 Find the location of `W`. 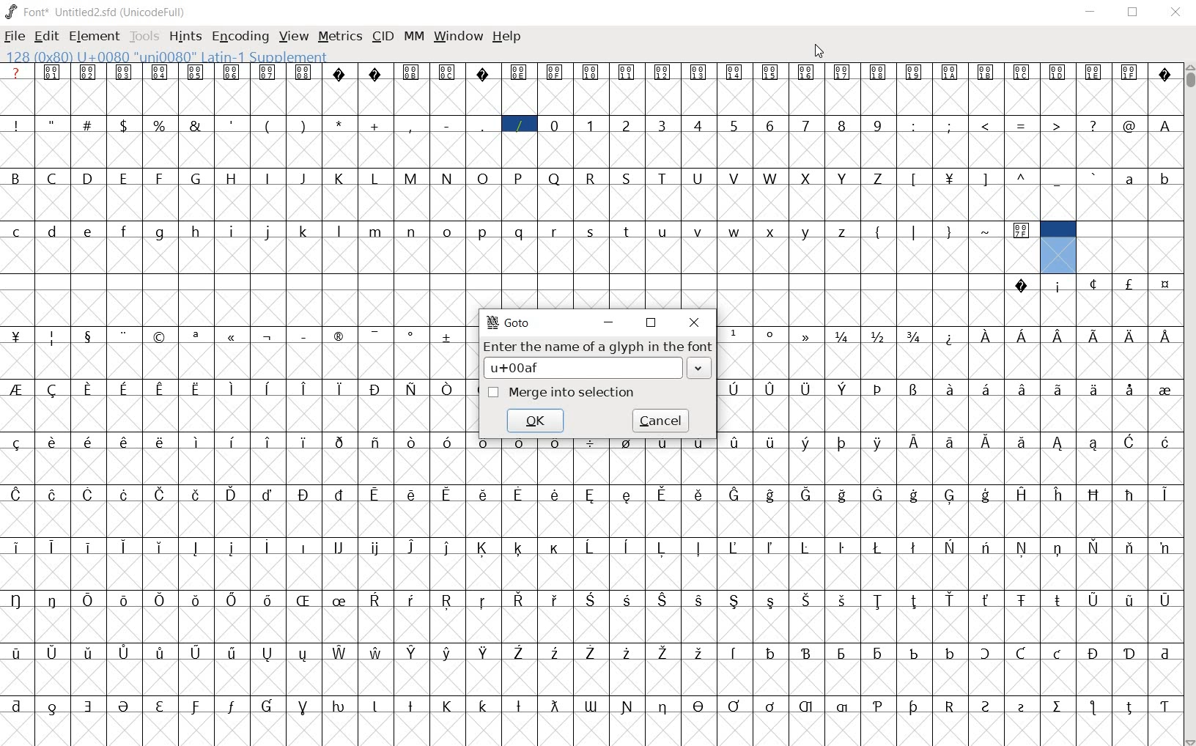

W is located at coordinates (773, 179).